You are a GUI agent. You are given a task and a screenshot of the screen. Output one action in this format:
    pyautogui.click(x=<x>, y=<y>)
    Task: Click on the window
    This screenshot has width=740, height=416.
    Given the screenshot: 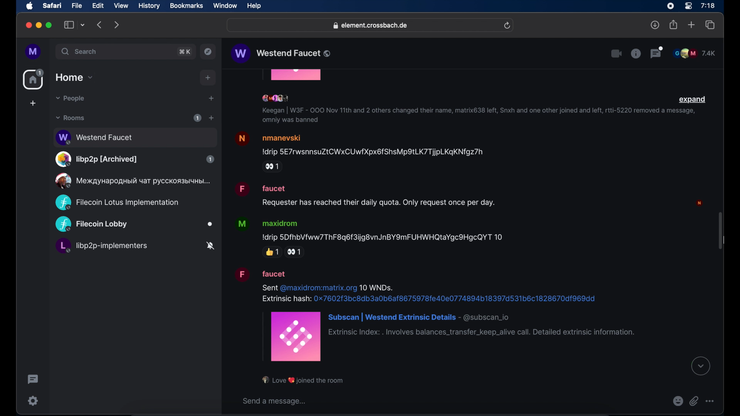 What is the action you would take?
    pyautogui.click(x=225, y=6)
    